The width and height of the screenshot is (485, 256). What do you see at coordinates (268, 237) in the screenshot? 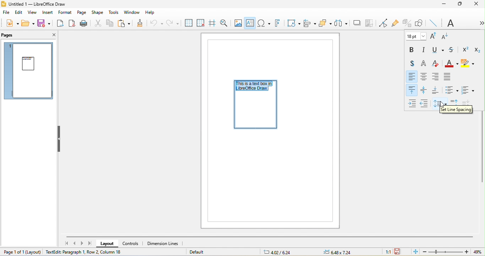
I see `horizontal scroll bar` at bounding box center [268, 237].